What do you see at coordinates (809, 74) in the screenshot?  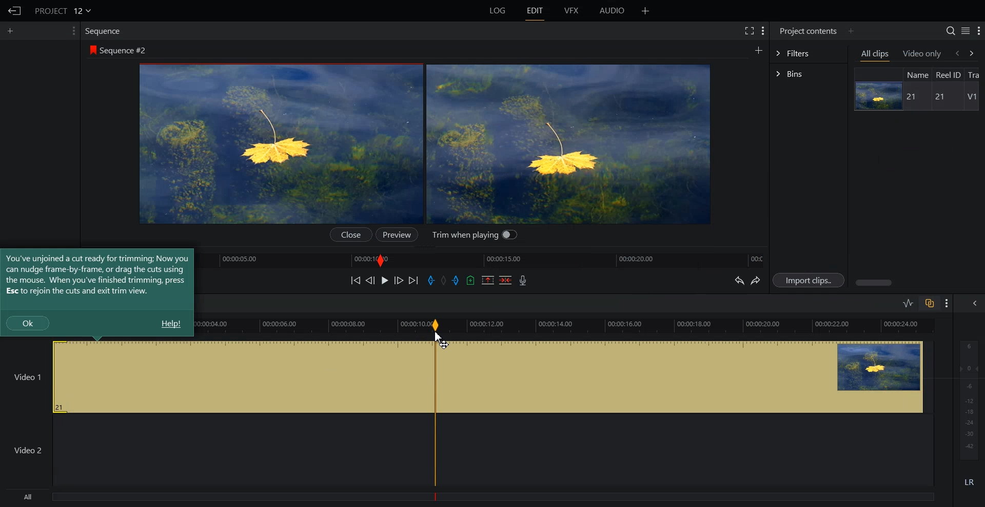 I see `Bins` at bounding box center [809, 74].